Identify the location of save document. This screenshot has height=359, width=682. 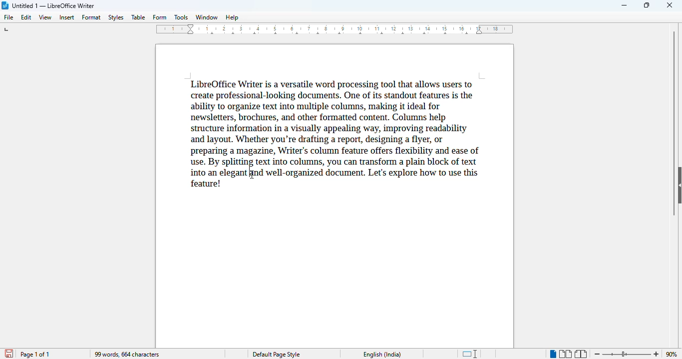
(8, 352).